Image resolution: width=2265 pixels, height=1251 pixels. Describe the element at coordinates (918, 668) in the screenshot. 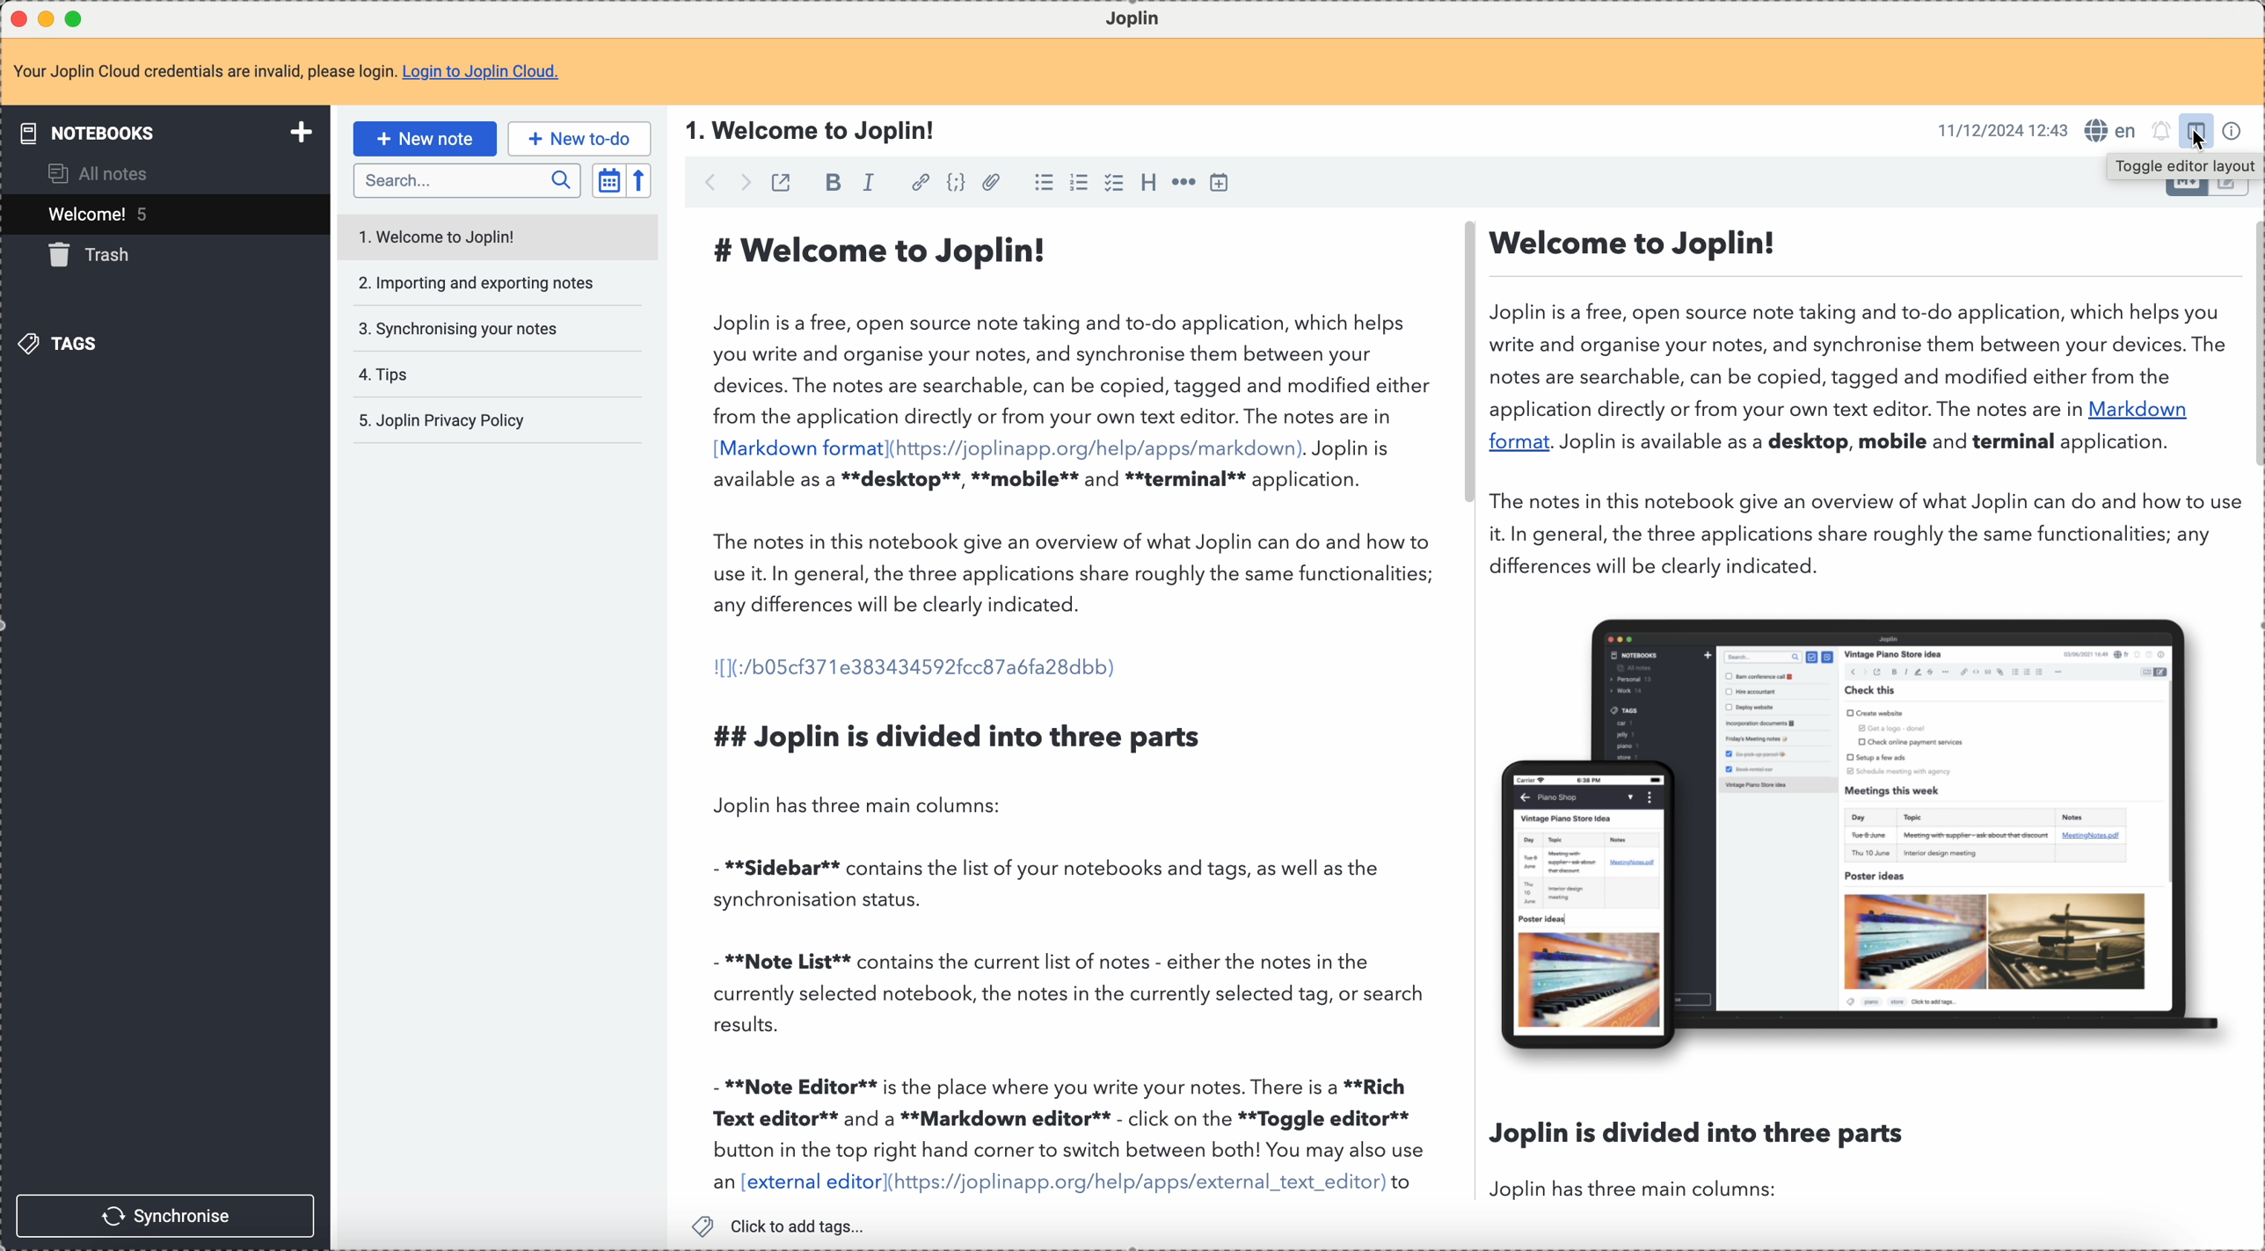

I see `1[1(:/b05cf371e383434592fcc87abfa28dbb)` at that location.